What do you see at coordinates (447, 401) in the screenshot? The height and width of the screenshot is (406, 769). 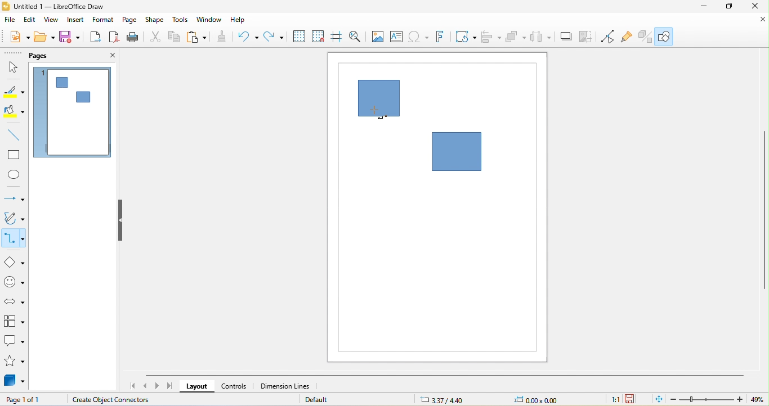 I see `3.37/4.40` at bounding box center [447, 401].